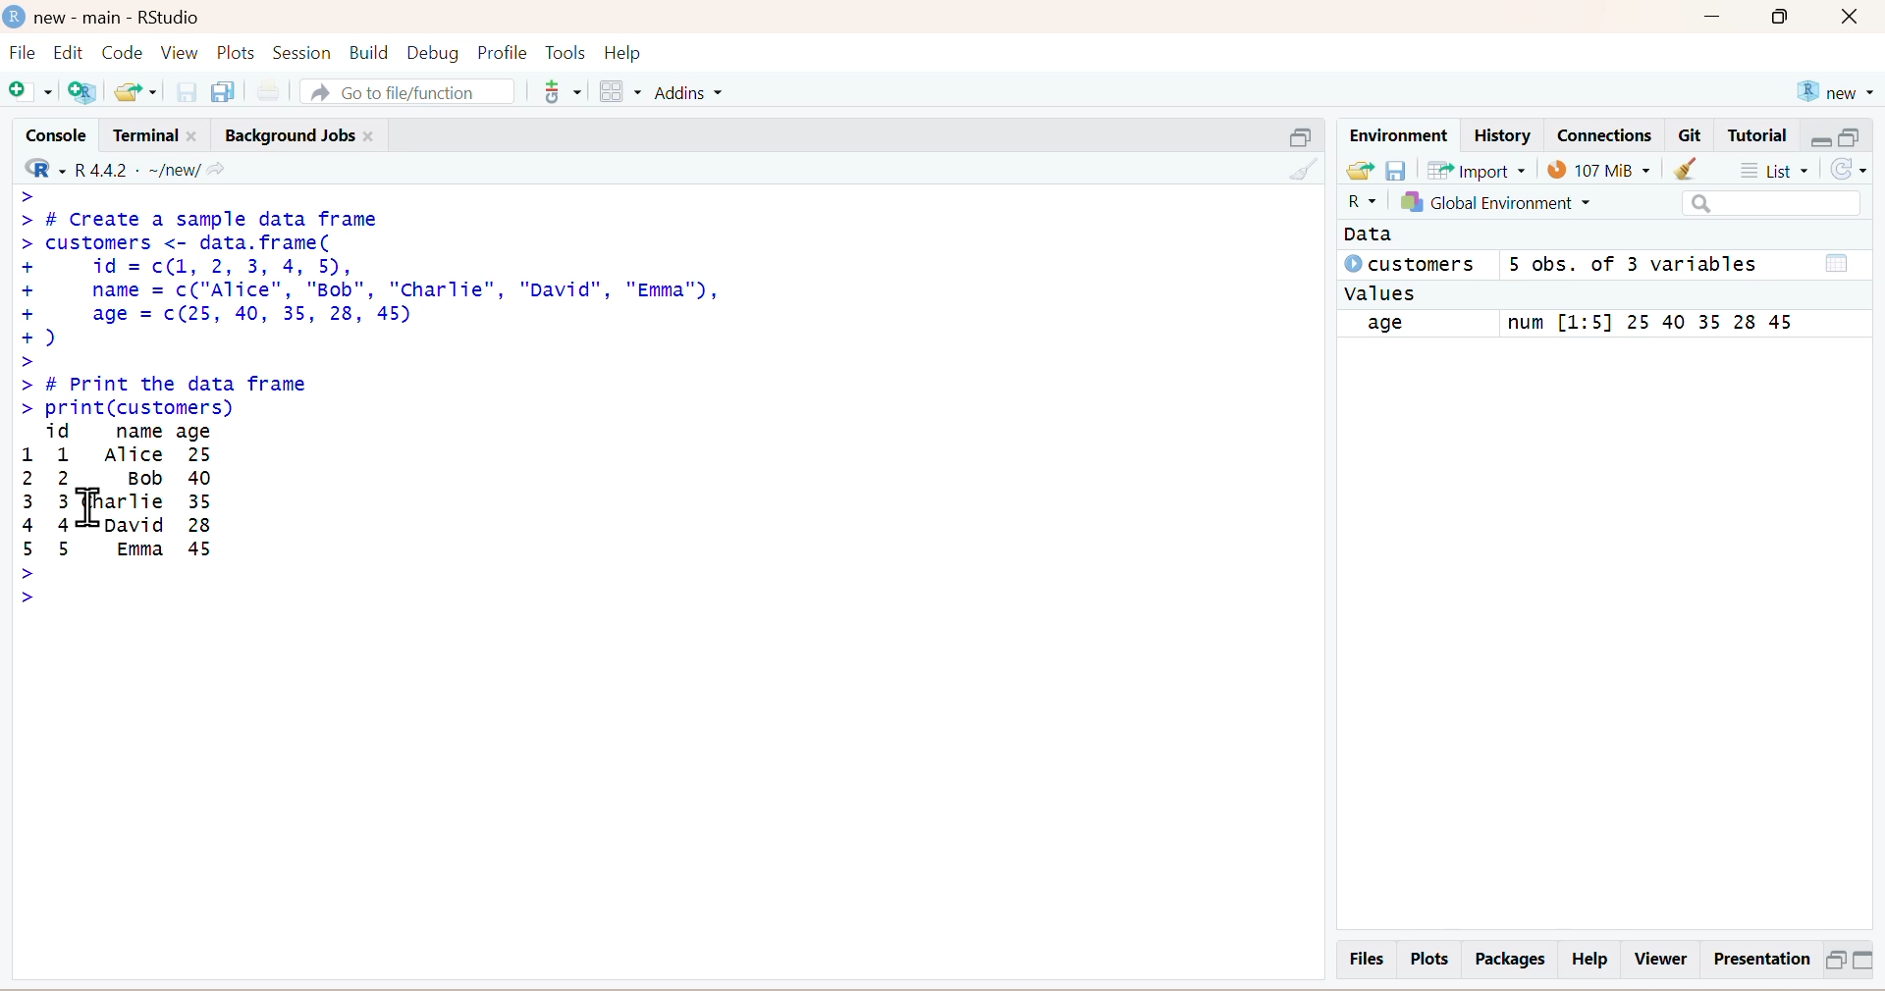  What do you see at coordinates (691, 93) in the screenshot?
I see `Addins ~` at bounding box center [691, 93].